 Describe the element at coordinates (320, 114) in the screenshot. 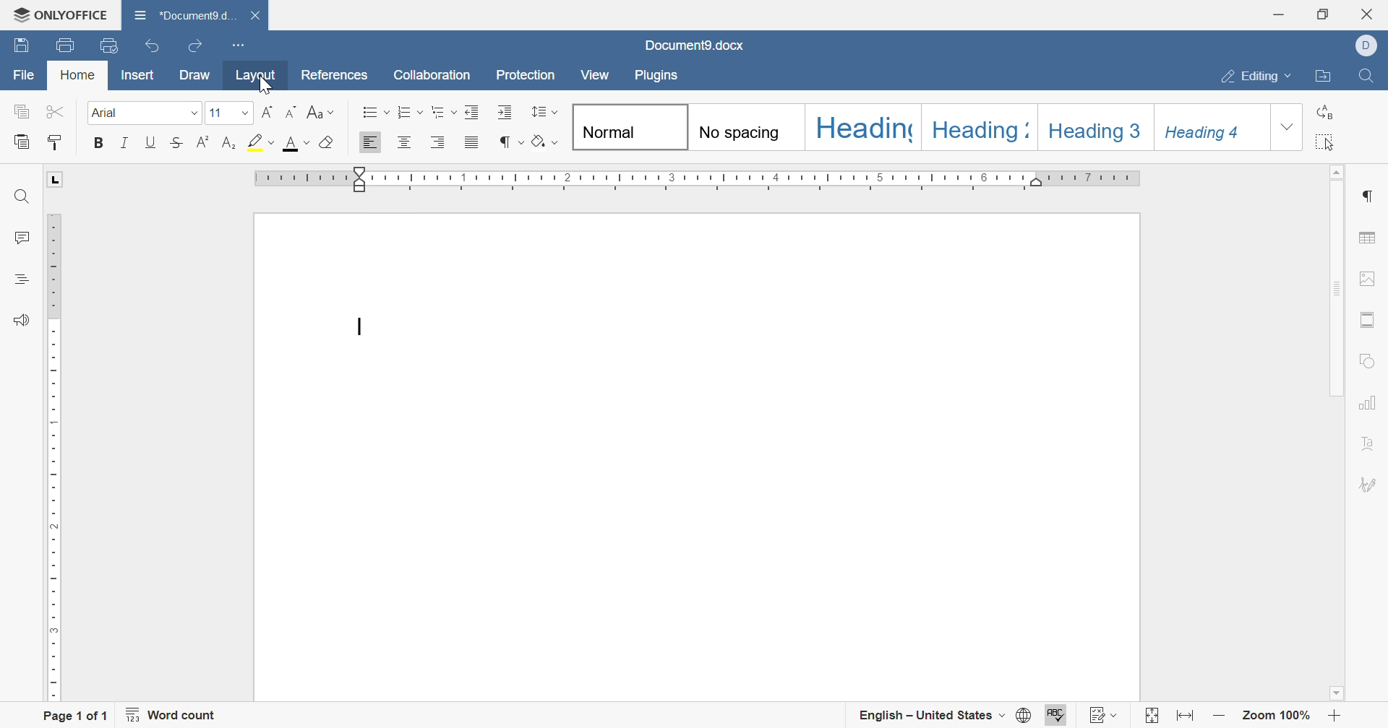

I see `change case` at that location.